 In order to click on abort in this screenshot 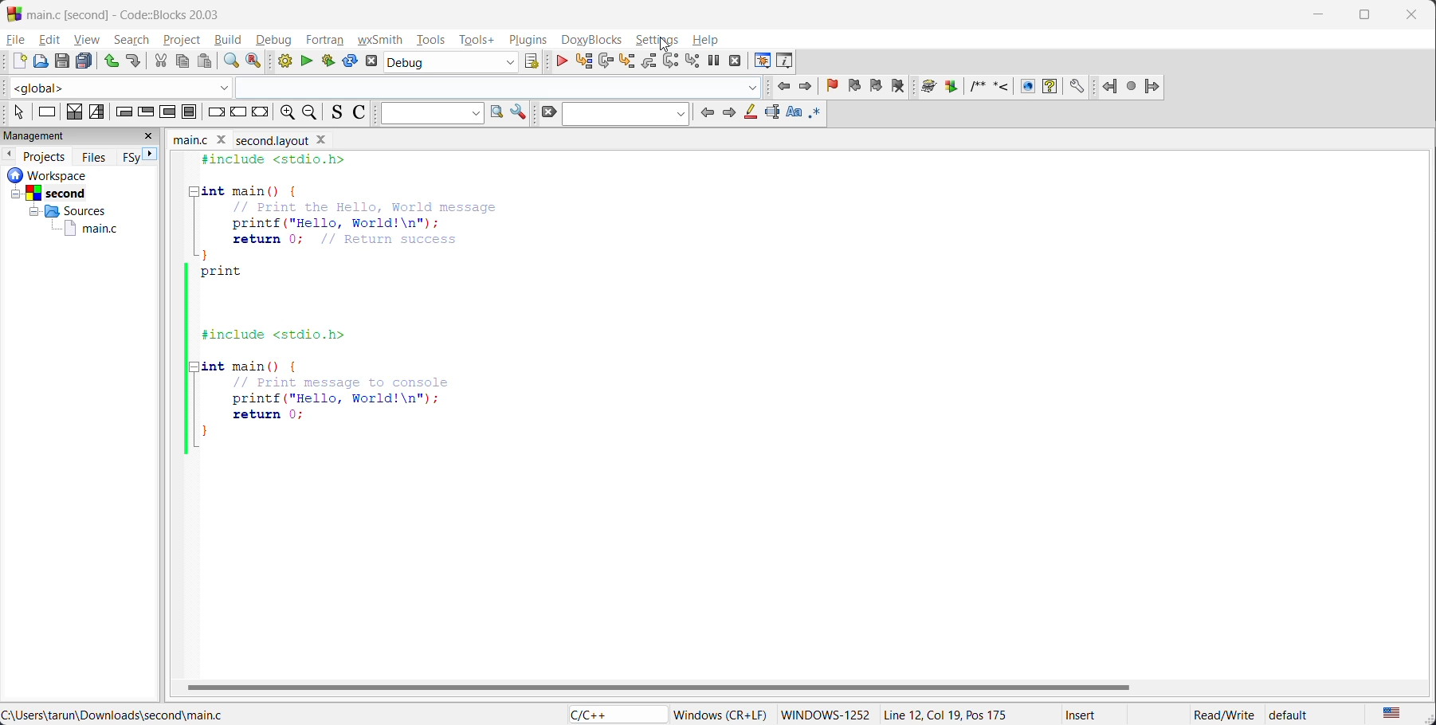, I will do `click(375, 61)`.